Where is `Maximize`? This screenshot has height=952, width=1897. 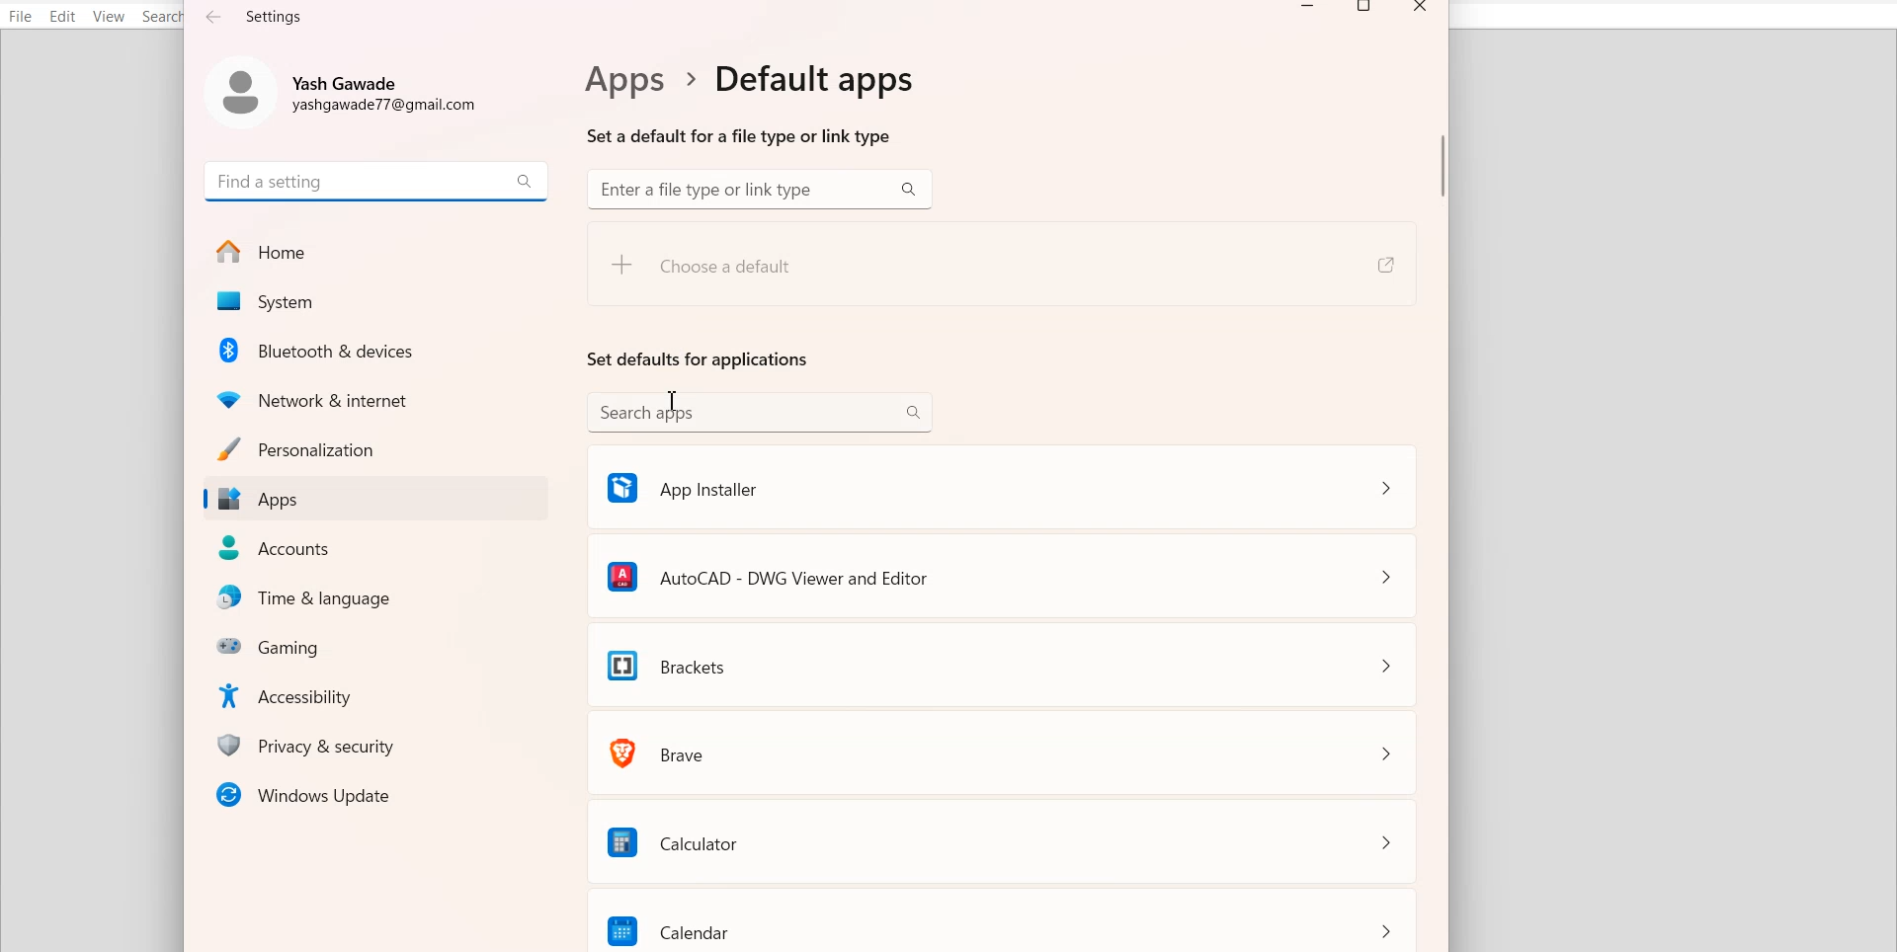
Maximize is located at coordinates (1366, 10).